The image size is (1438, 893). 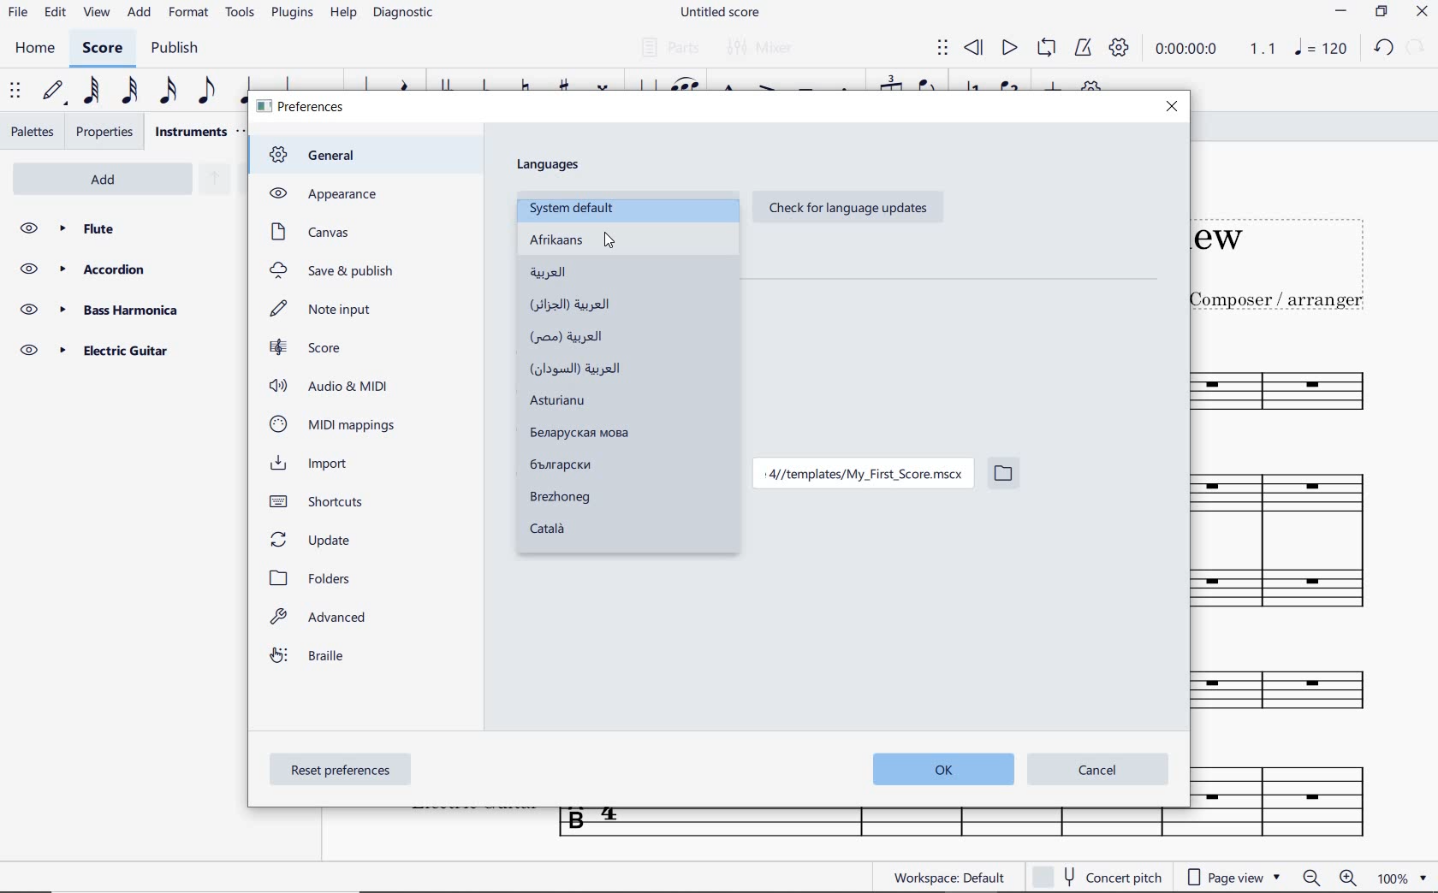 I want to click on UNDO, so click(x=1384, y=50).